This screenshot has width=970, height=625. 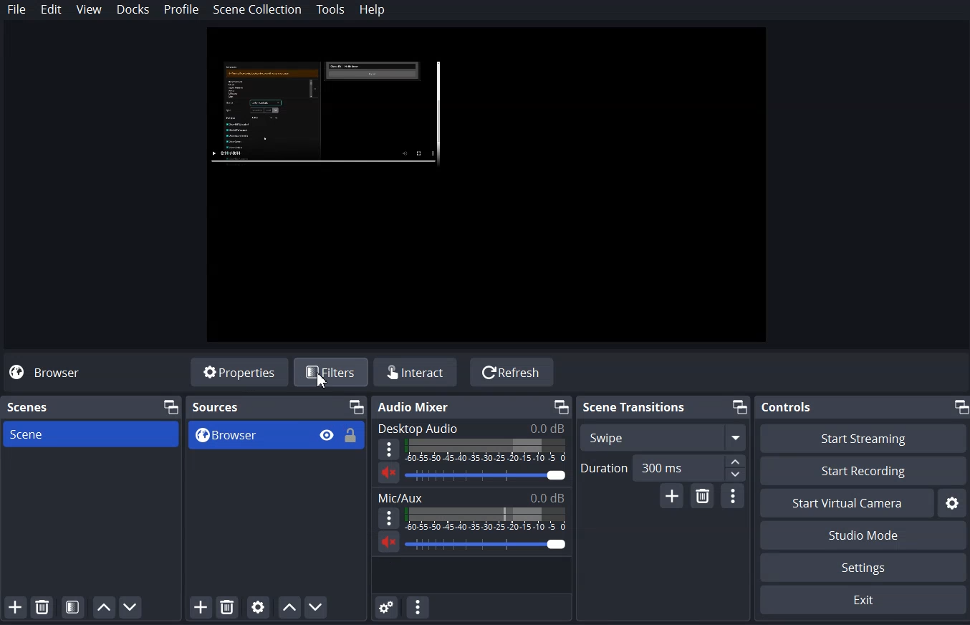 I want to click on Swipe, so click(x=663, y=437).